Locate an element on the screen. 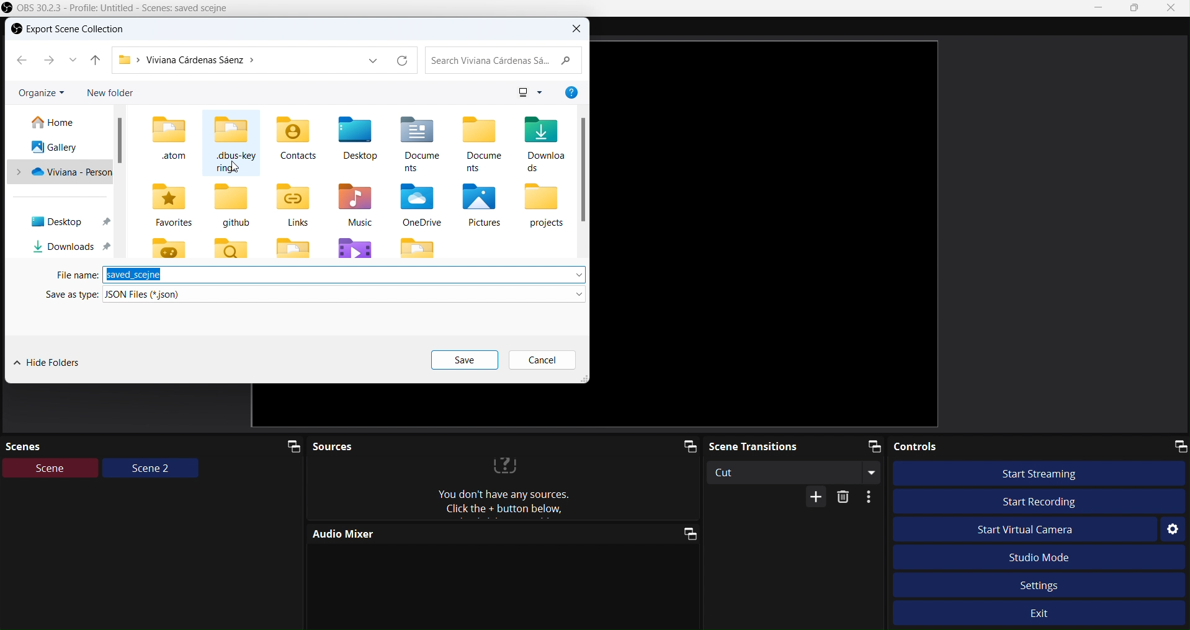 The width and height of the screenshot is (1190, 630). forward is located at coordinates (50, 60).